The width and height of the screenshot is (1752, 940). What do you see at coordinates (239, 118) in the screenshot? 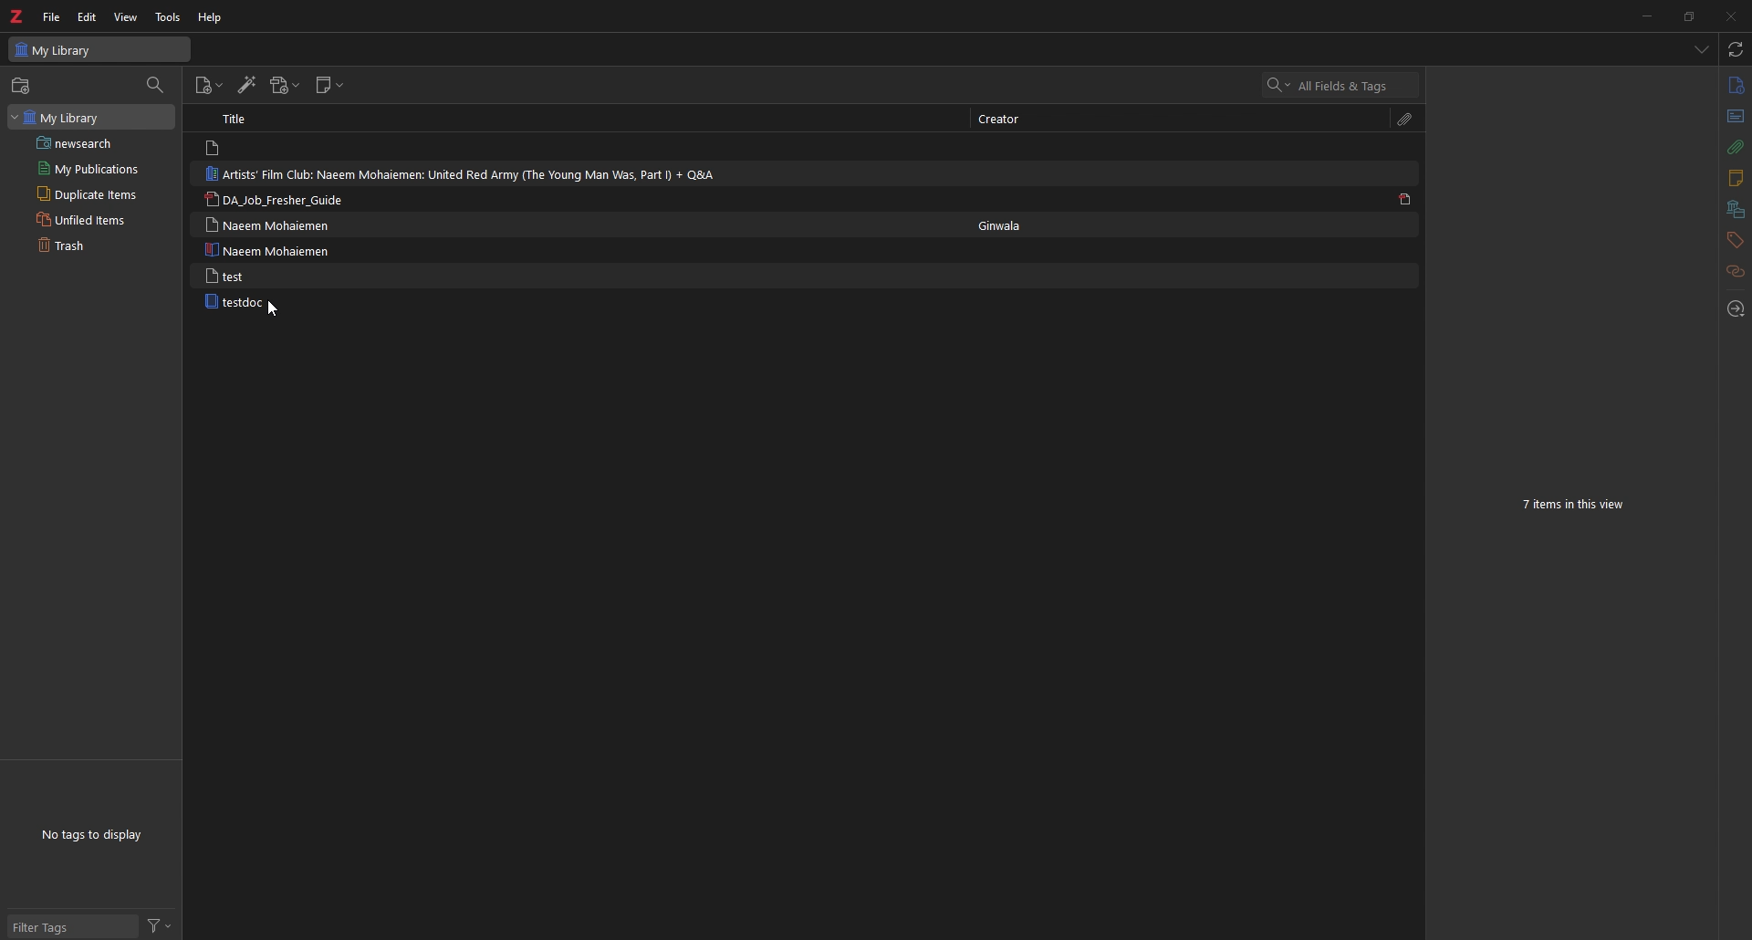
I see `Title` at bounding box center [239, 118].